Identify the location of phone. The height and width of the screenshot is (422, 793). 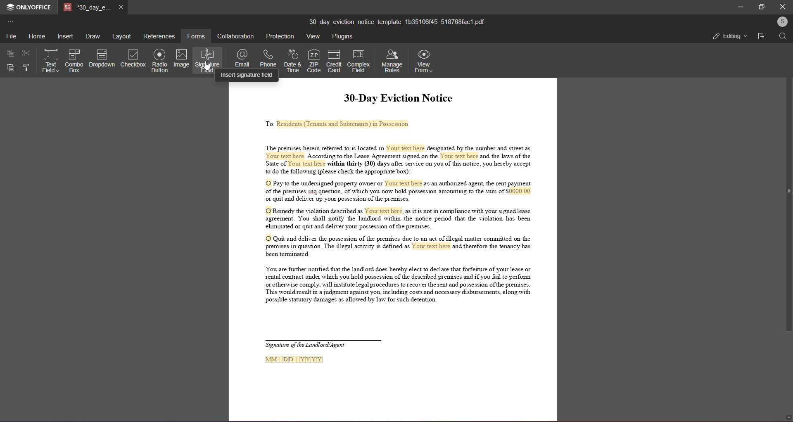
(268, 57).